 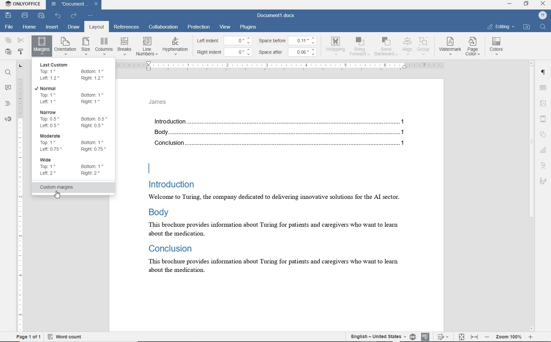 What do you see at coordinates (475, 336) in the screenshot?
I see `fit to width` at bounding box center [475, 336].